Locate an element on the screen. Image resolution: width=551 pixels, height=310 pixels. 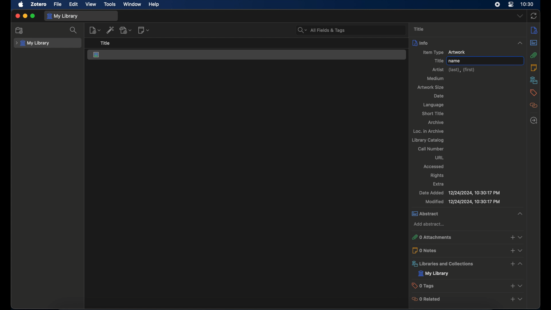
locate is located at coordinates (534, 121).